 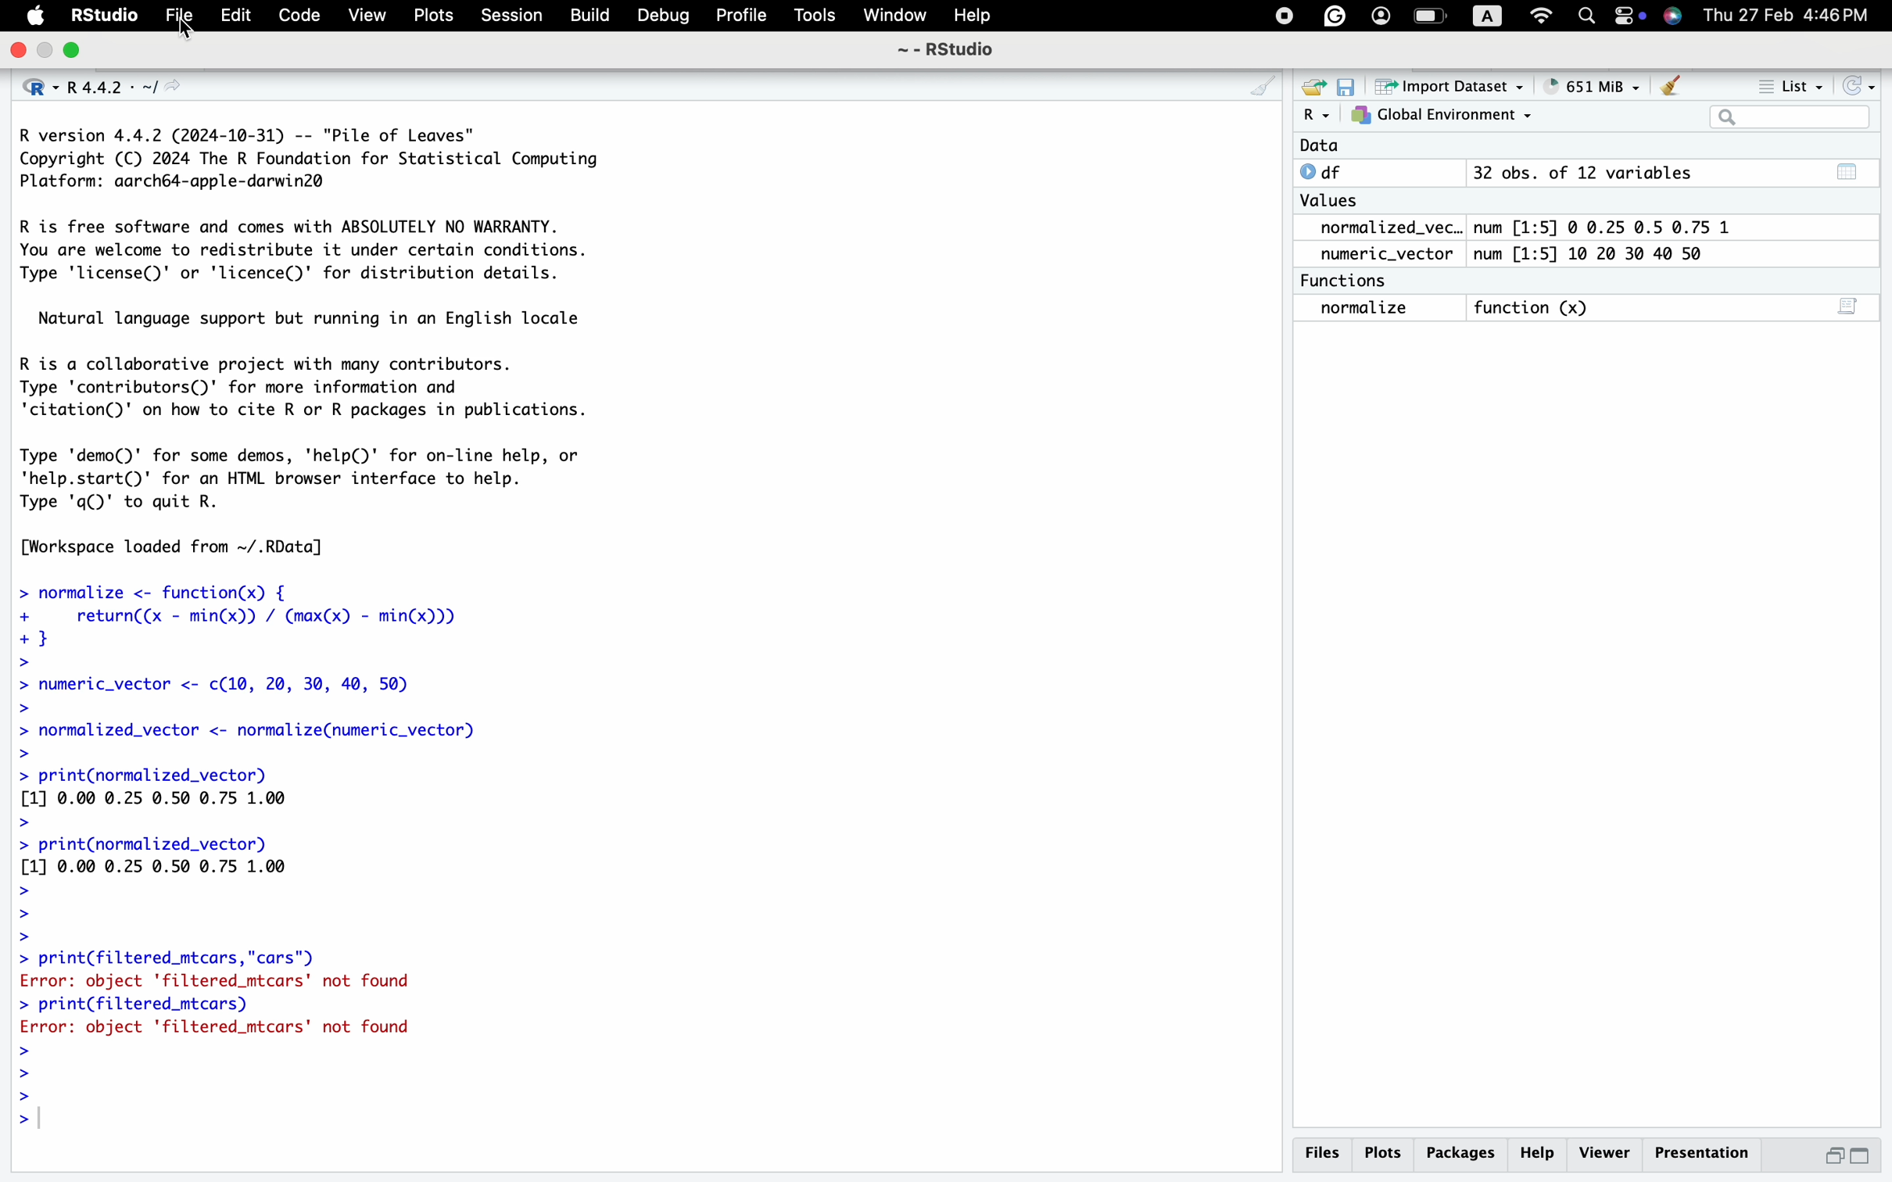 I want to click on Search, so click(x=1791, y=116).